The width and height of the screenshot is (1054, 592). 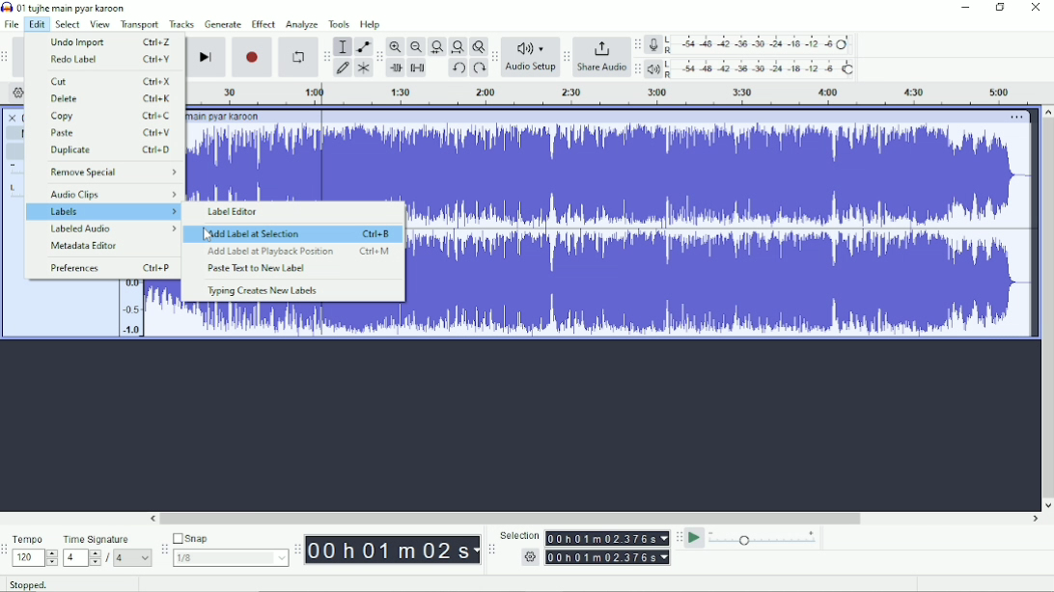 I want to click on Skip to end, so click(x=206, y=57).